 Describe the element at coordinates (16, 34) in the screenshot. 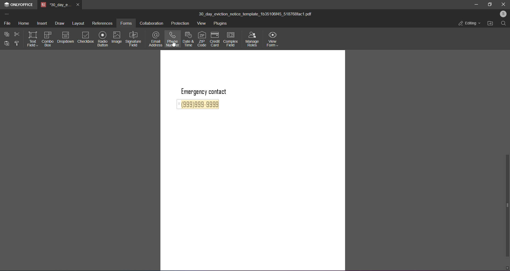

I see `cut` at that location.